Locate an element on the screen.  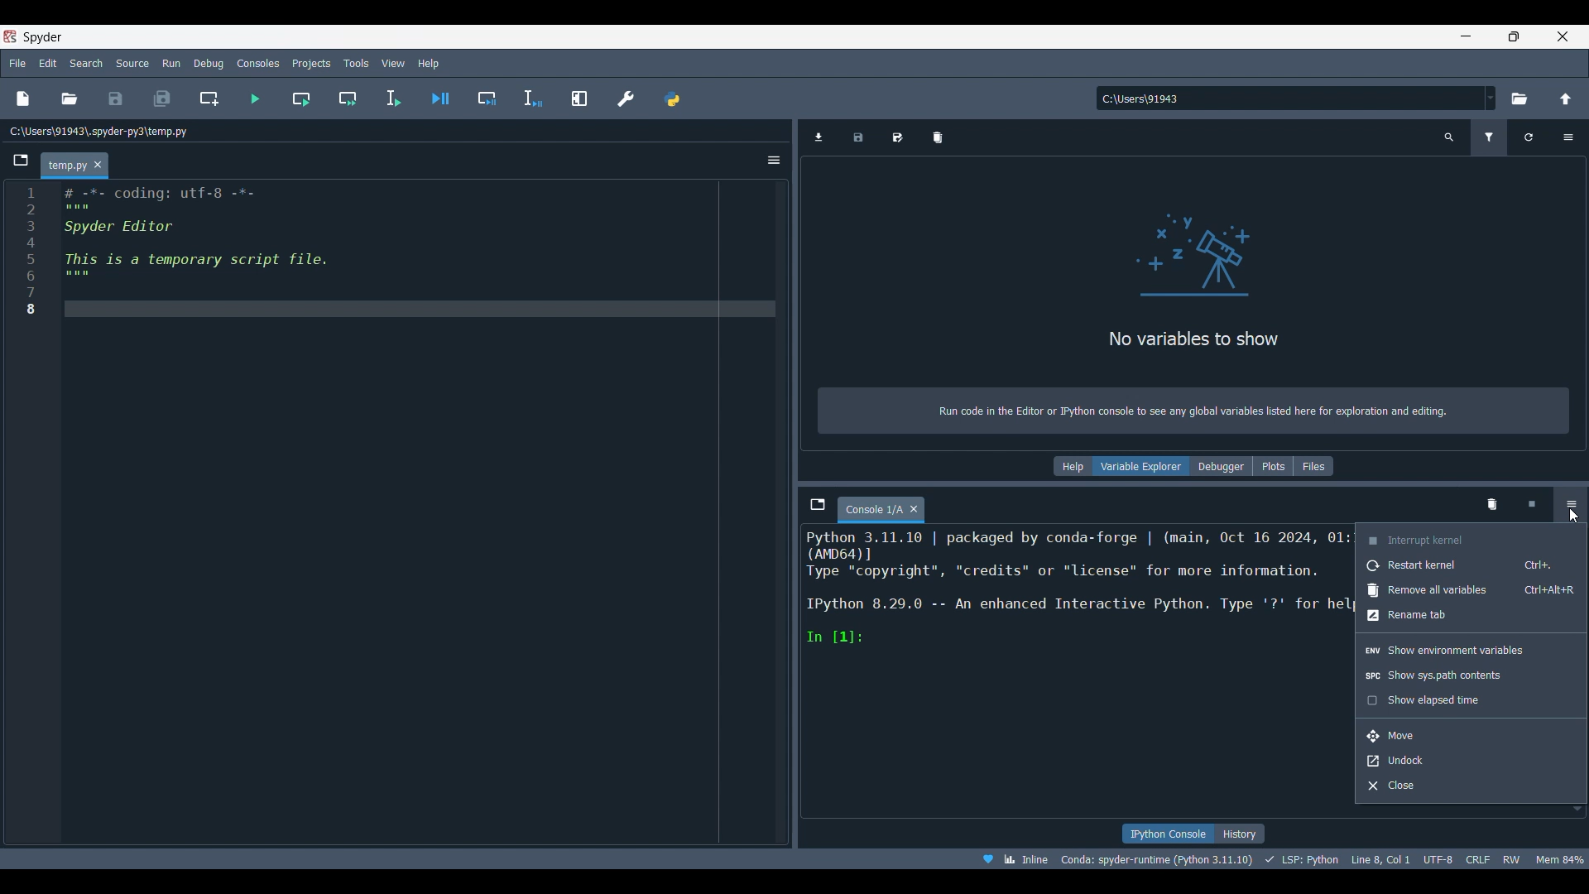
Create new cell at current line is located at coordinates (209, 99).